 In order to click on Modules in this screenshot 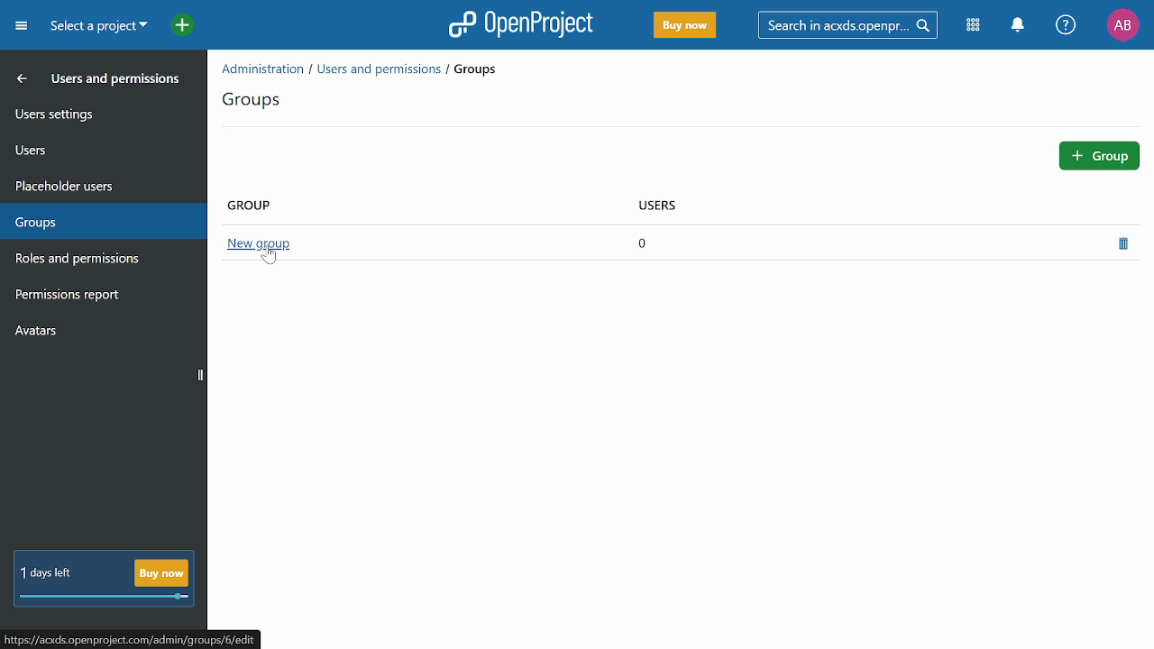, I will do `click(975, 26)`.